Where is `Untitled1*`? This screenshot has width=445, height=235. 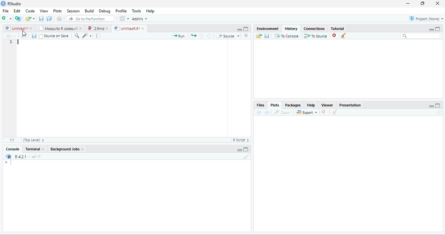 Untitled1* is located at coordinates (16, 28).